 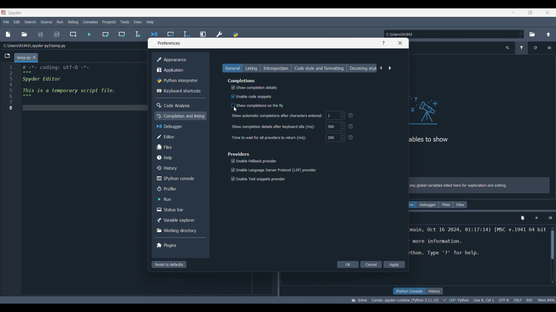 I want to click on Run menu, so click(x=60, y=22).